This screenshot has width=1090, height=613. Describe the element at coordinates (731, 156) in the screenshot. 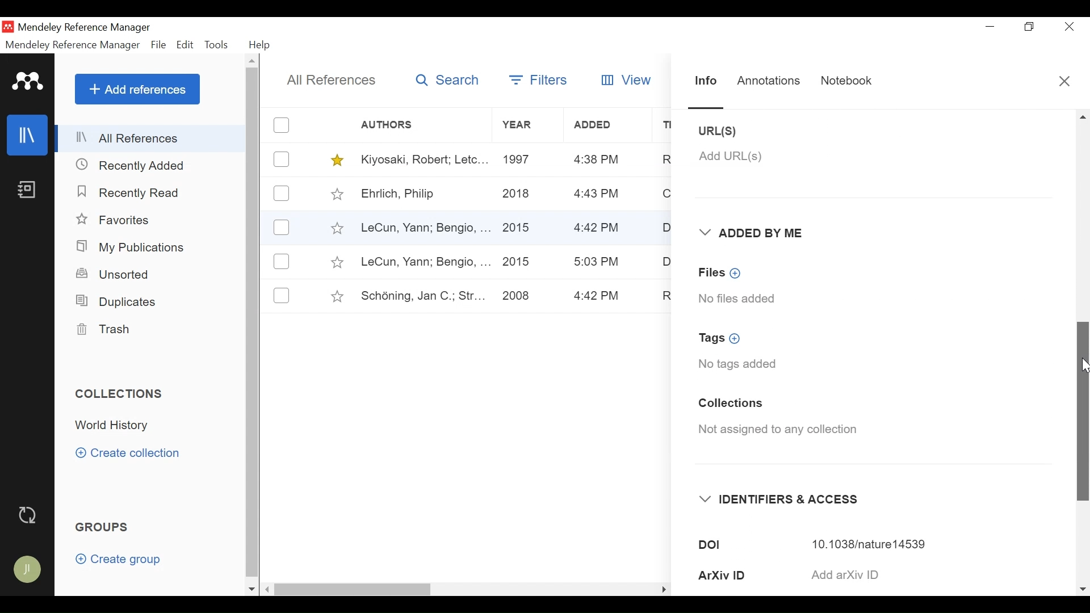

I see `Add URL(S)` at that location.